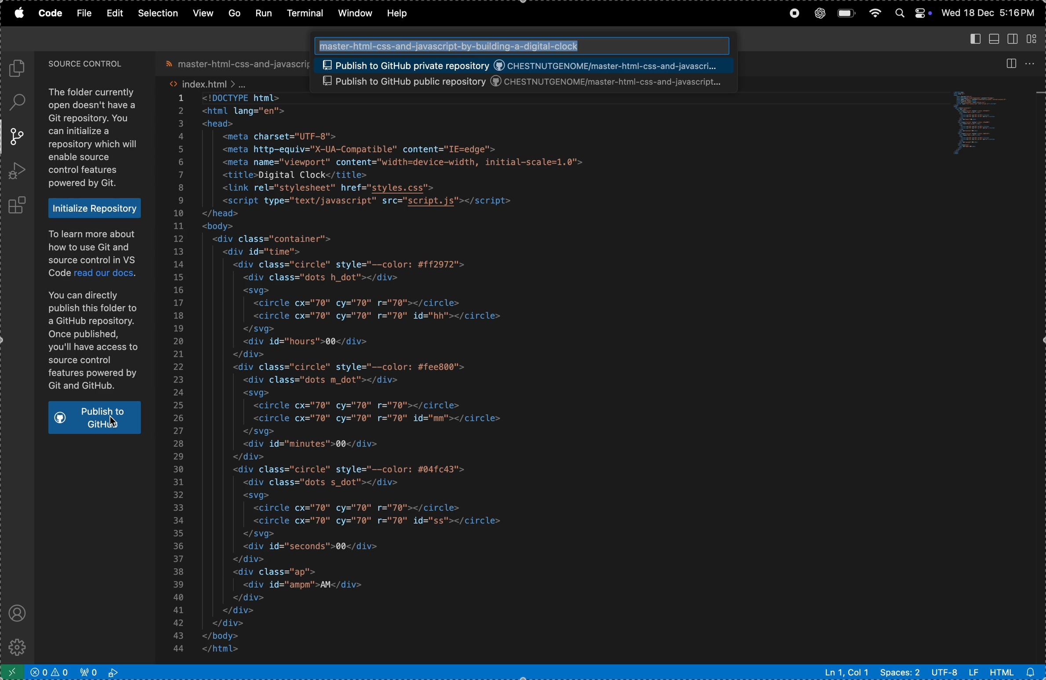 Image resolution: width=1046 pixels, height=680 pixels. I want to click on ‘master-html-css-and-javascript-by-building-a-digital-clock, so click(449, 46).